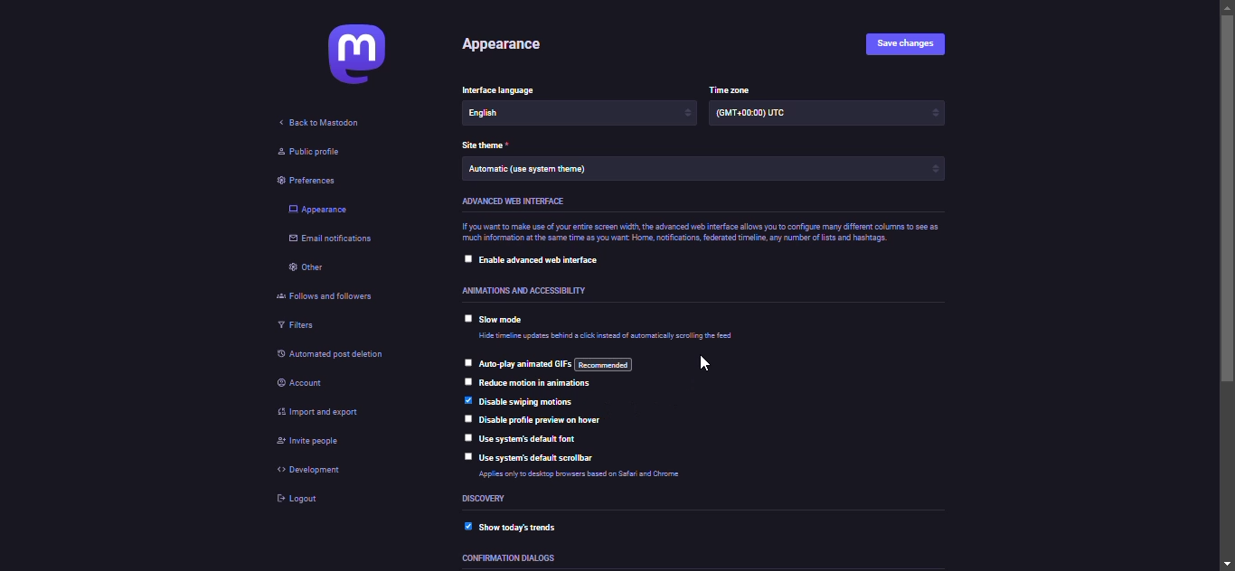 The height and width of the screenshot is (571, 1235). I want to click on mastodon, so click(363, 54).